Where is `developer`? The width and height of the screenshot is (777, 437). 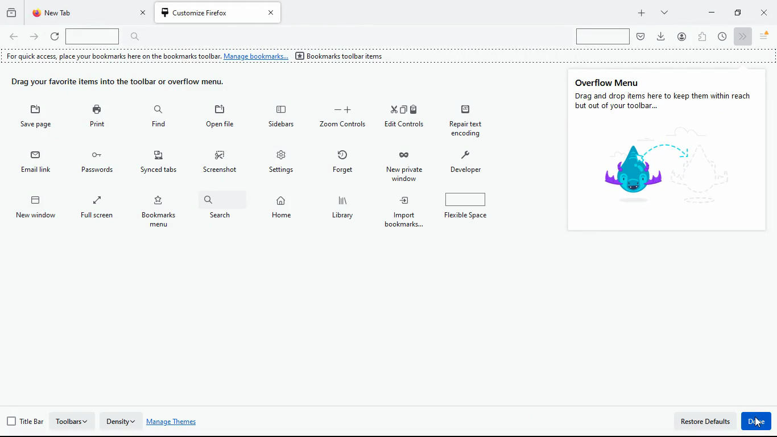
developer is located at coordinates (37, 209).